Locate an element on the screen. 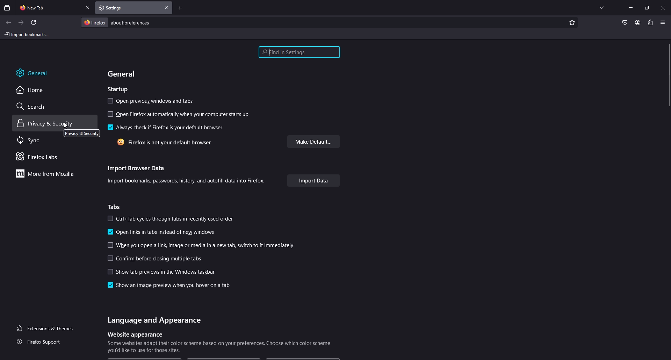  always check if firefox is your default browser is located at coordinates (164, 128).